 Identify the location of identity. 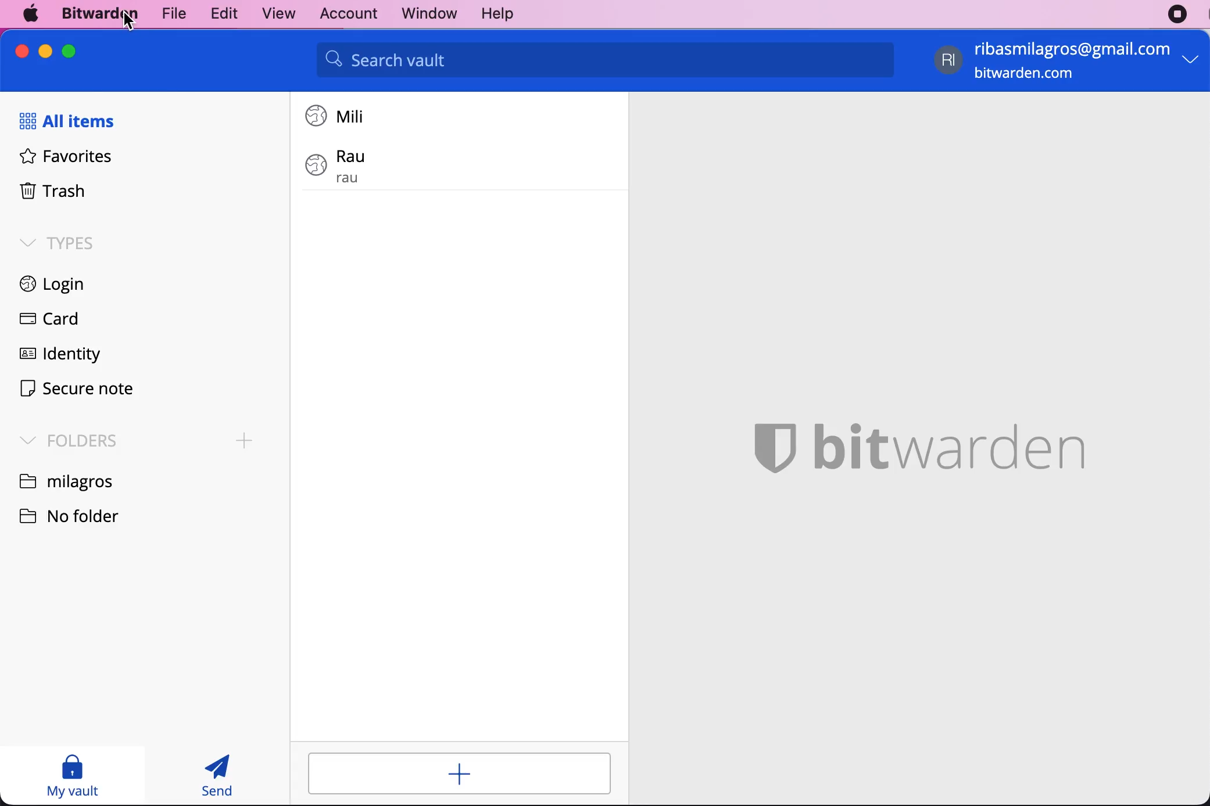
(57, 357).